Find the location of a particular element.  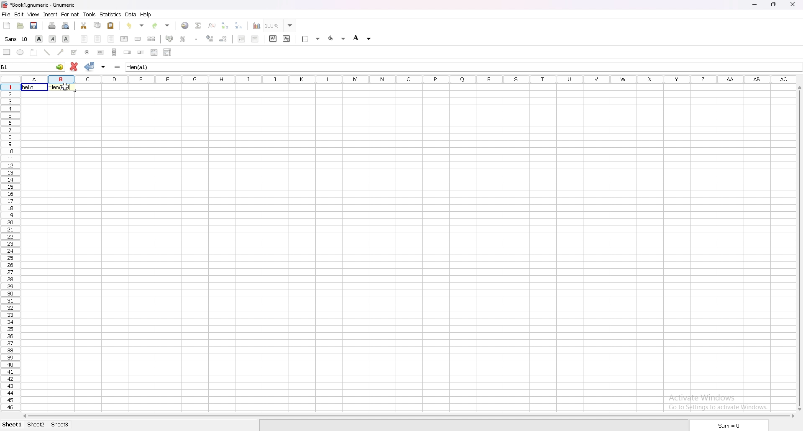

background is located at coordinates (336, 39).